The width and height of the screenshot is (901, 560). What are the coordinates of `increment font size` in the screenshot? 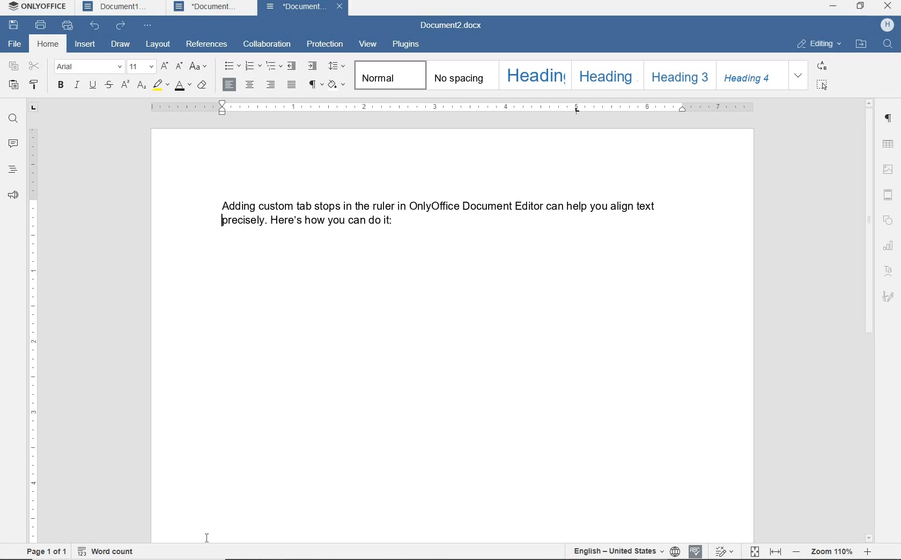 It's located at (164, 67).